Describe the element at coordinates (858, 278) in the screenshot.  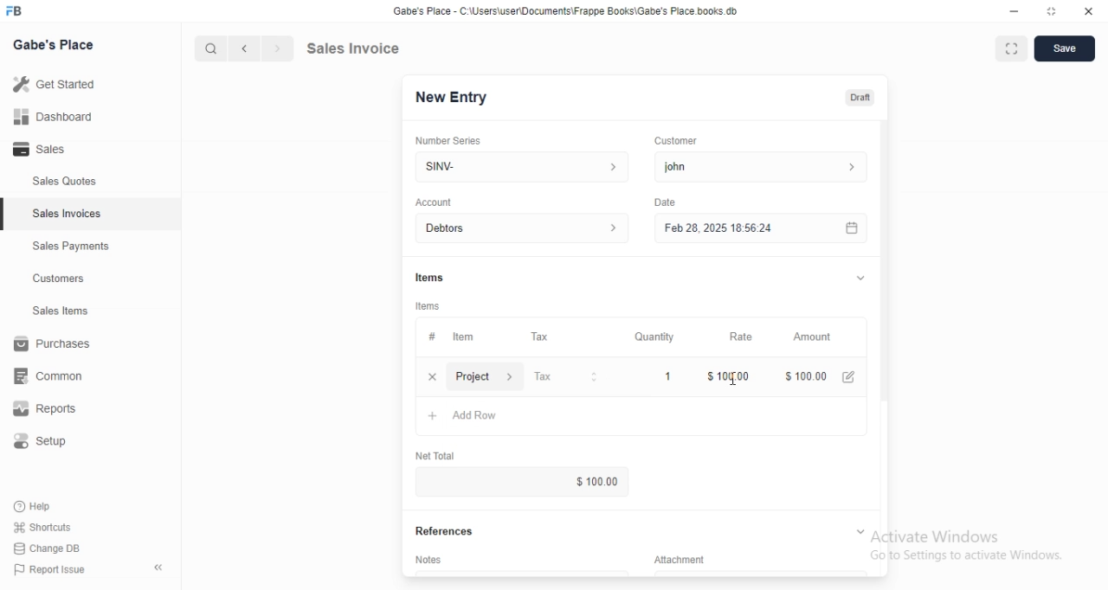
I see `collapse` at that location.